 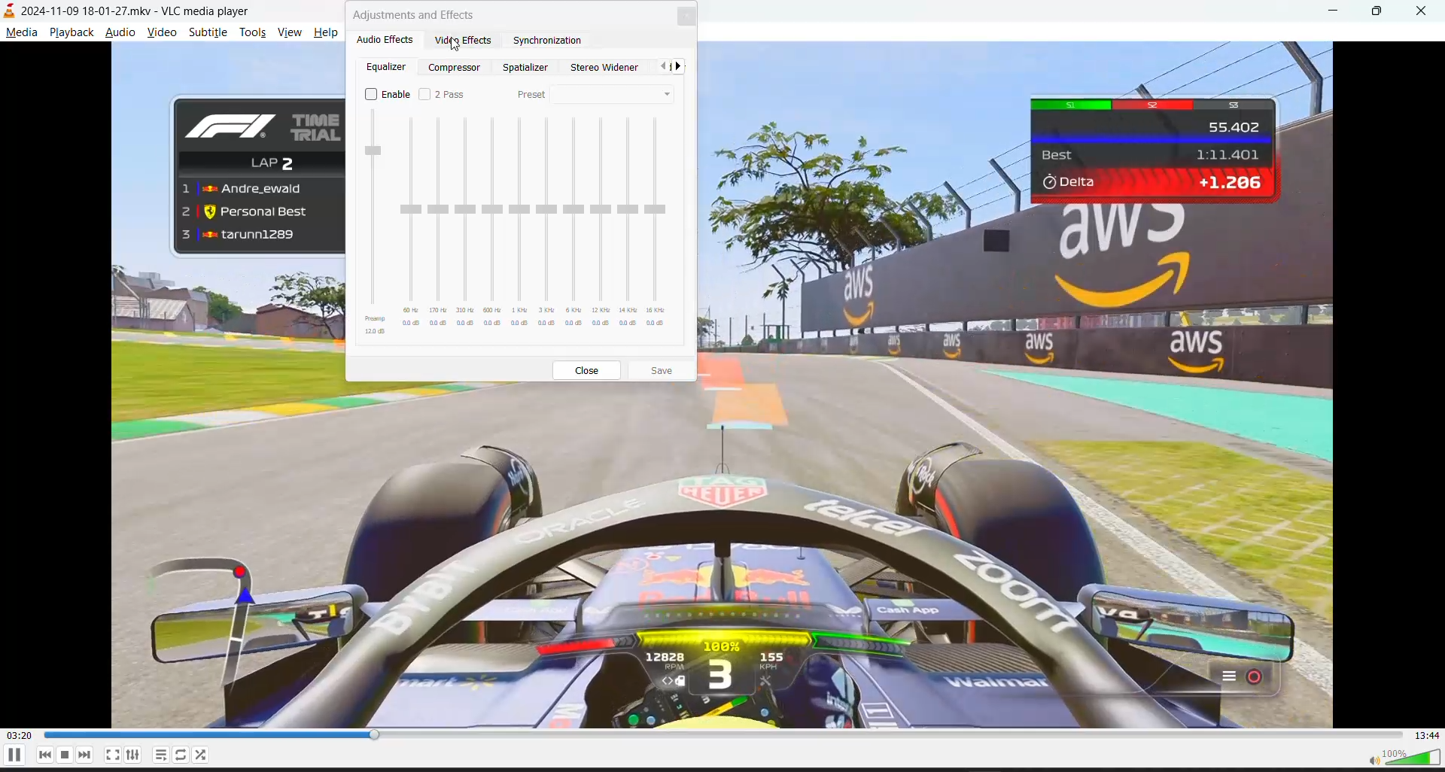 What do you see at coordinates (388, 41) in the screenshot?
I see `audio effects` at bounding box center [388, 41].